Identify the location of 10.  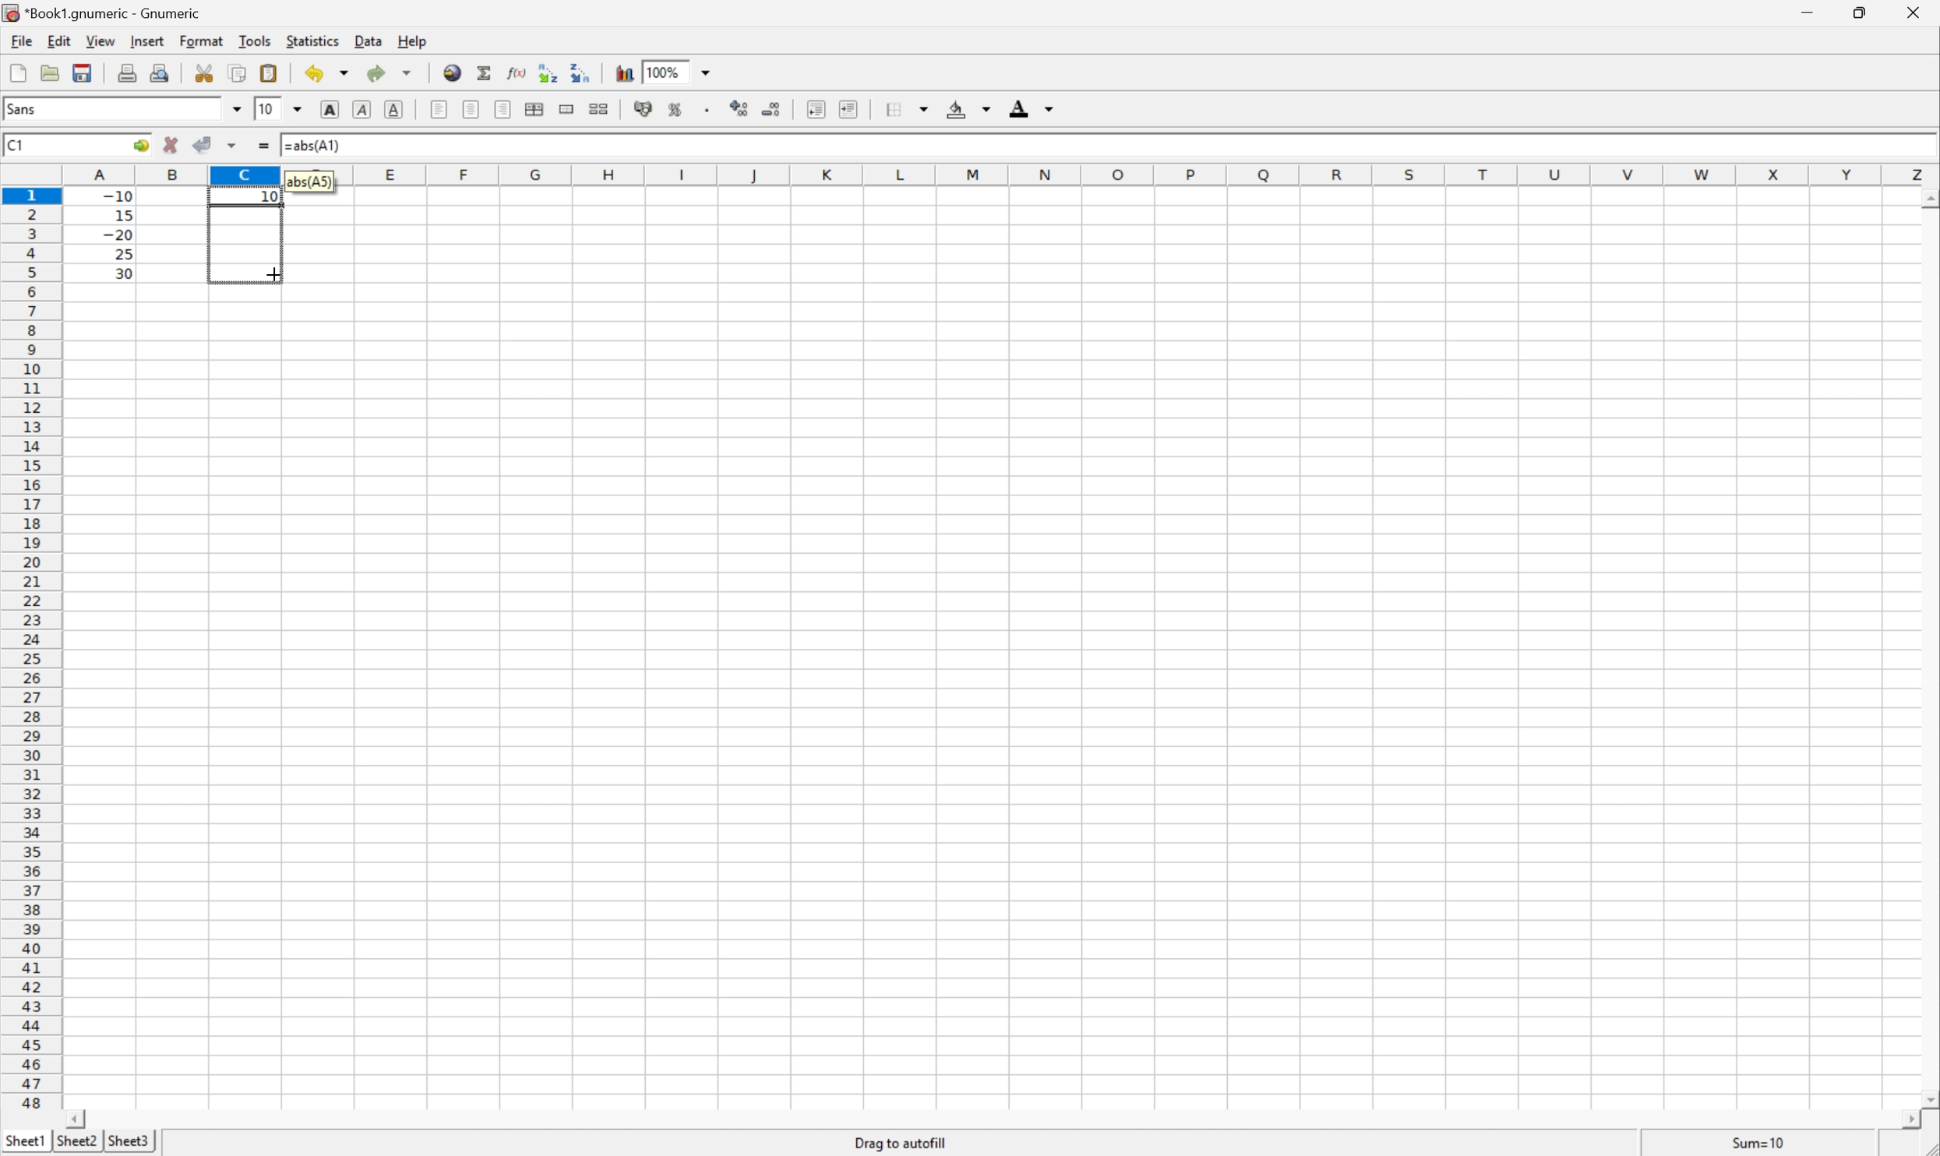
(266, 109).